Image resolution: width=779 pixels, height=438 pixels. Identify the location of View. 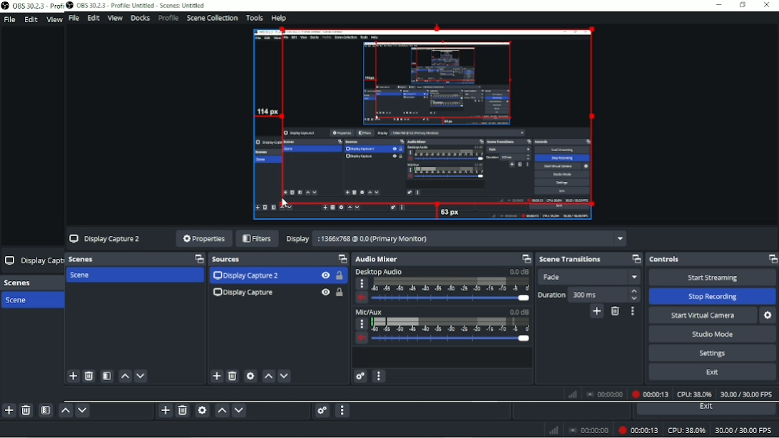
(54, 19).